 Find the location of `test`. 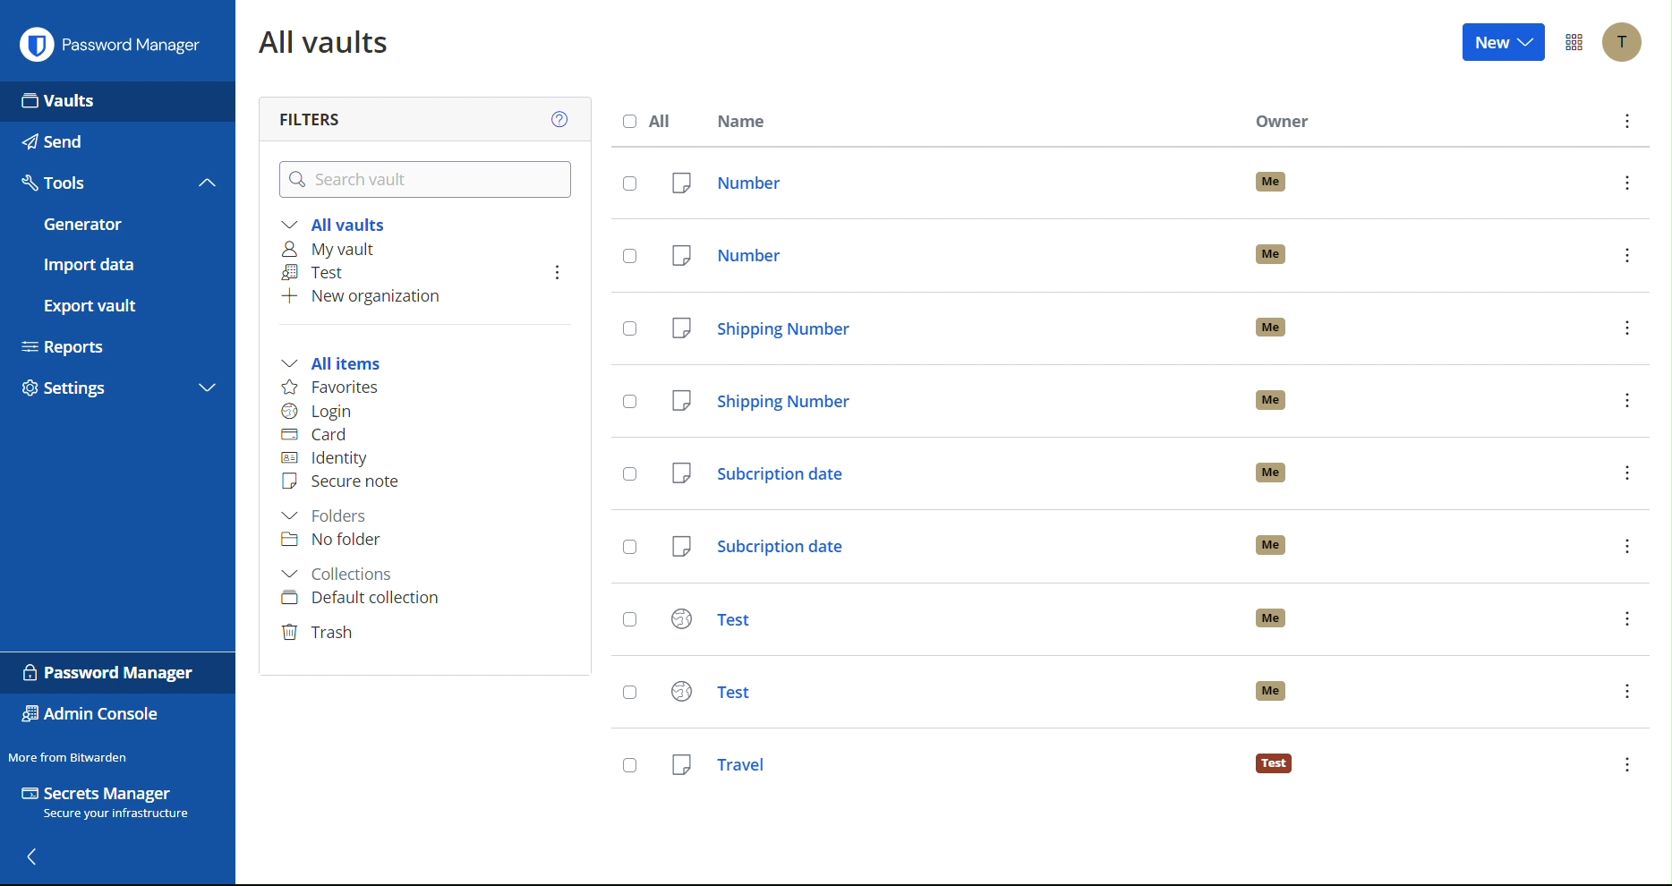

test is located at coordinates (946, 692).